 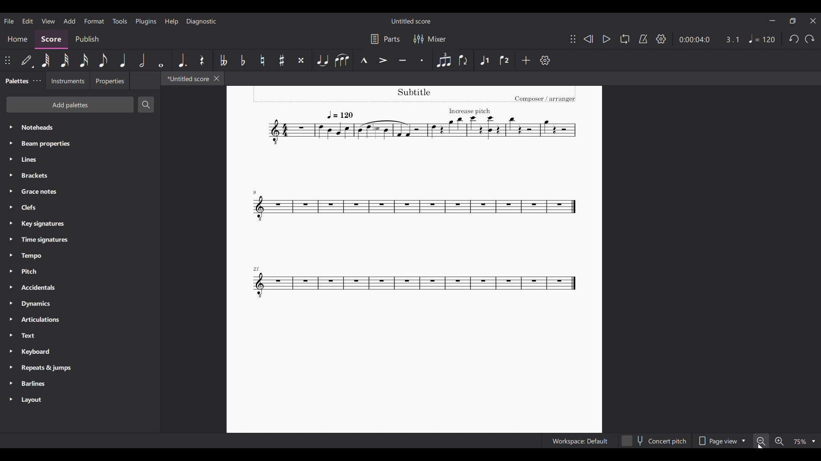 I want to click on Zoom options, so click(x=812, y=441).